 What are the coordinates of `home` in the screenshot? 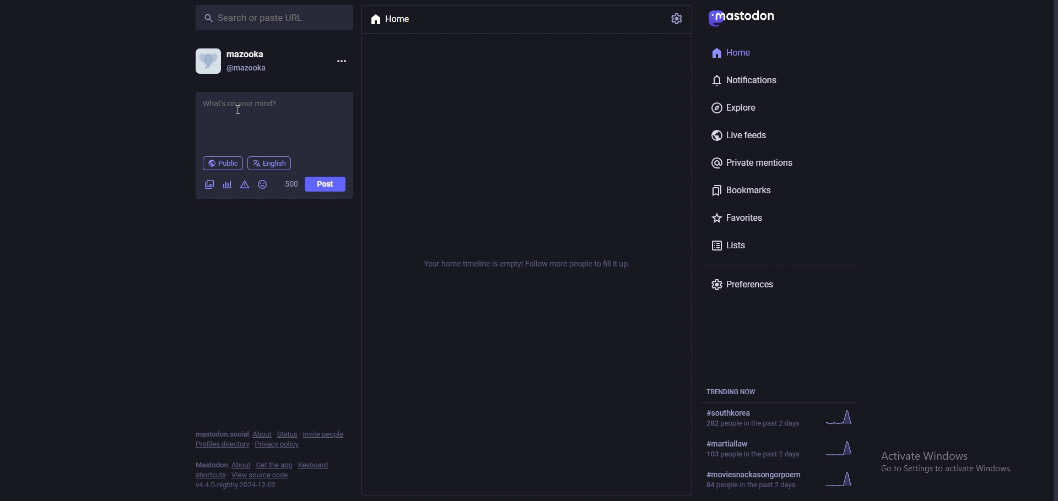 It's located at (757, 52).